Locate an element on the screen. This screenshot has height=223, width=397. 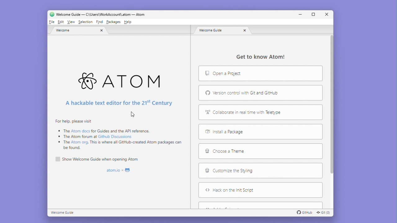
Hack on the init script is located at coordinates (256, 190).